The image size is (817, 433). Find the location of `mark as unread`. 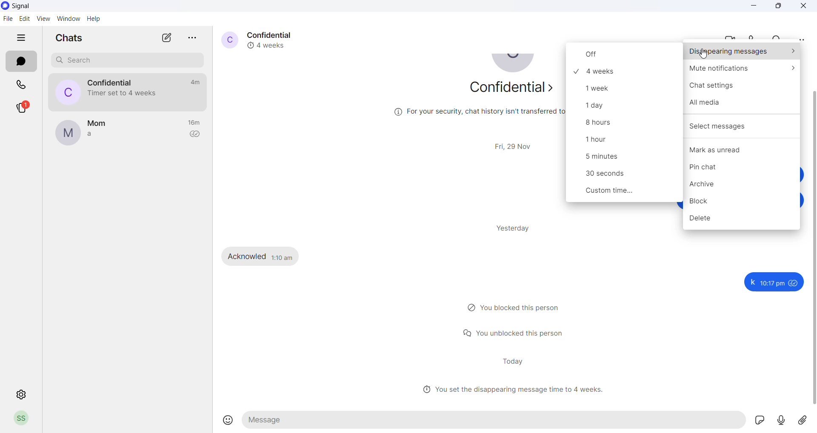

mark as unread is located at coordinates (742, 151).